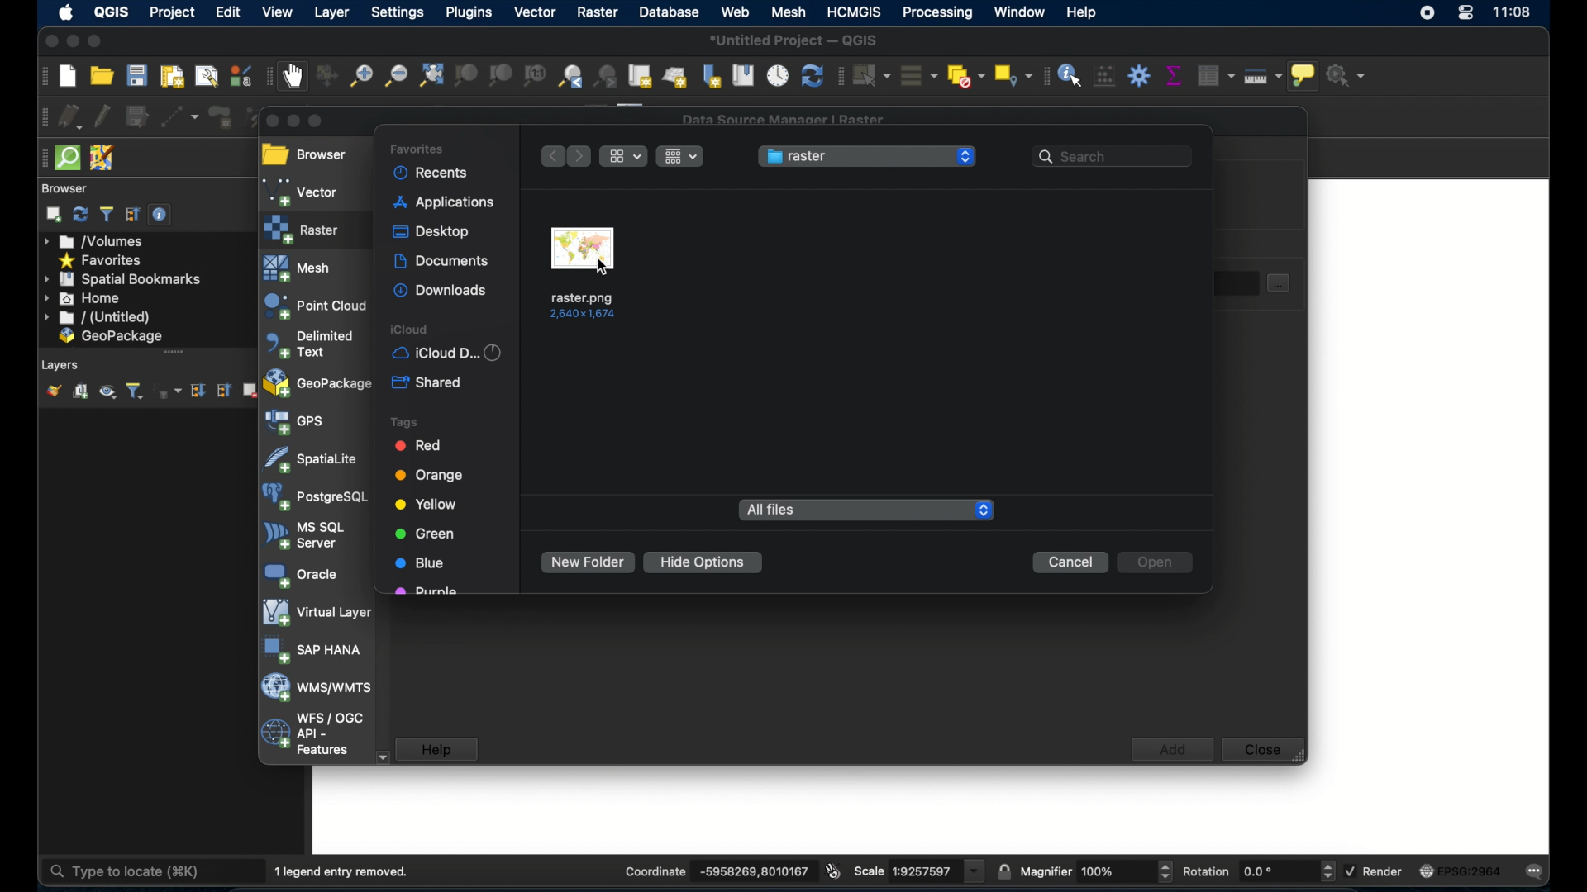 The width and height of the screenshot is (1587, 892). I want to click on documents, so click(445, 262).